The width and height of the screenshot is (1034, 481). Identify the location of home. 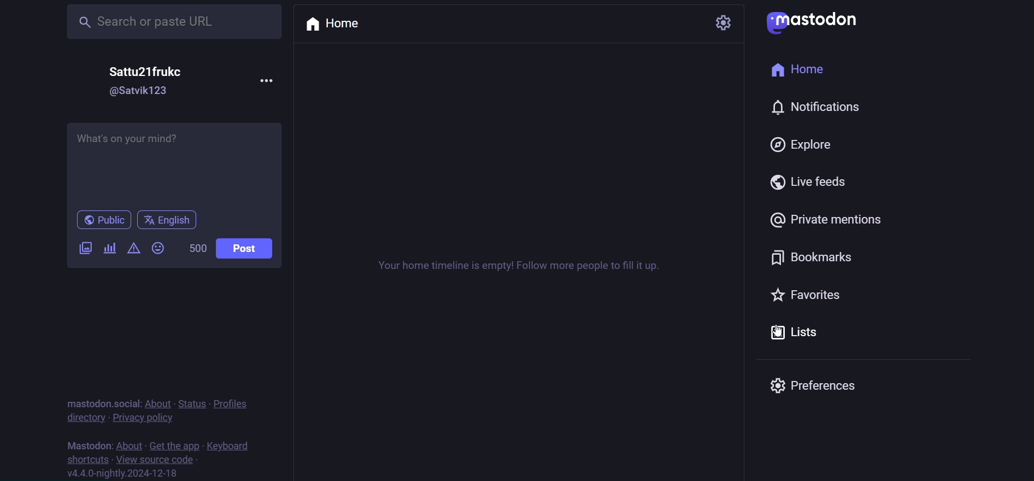
(797, 70).